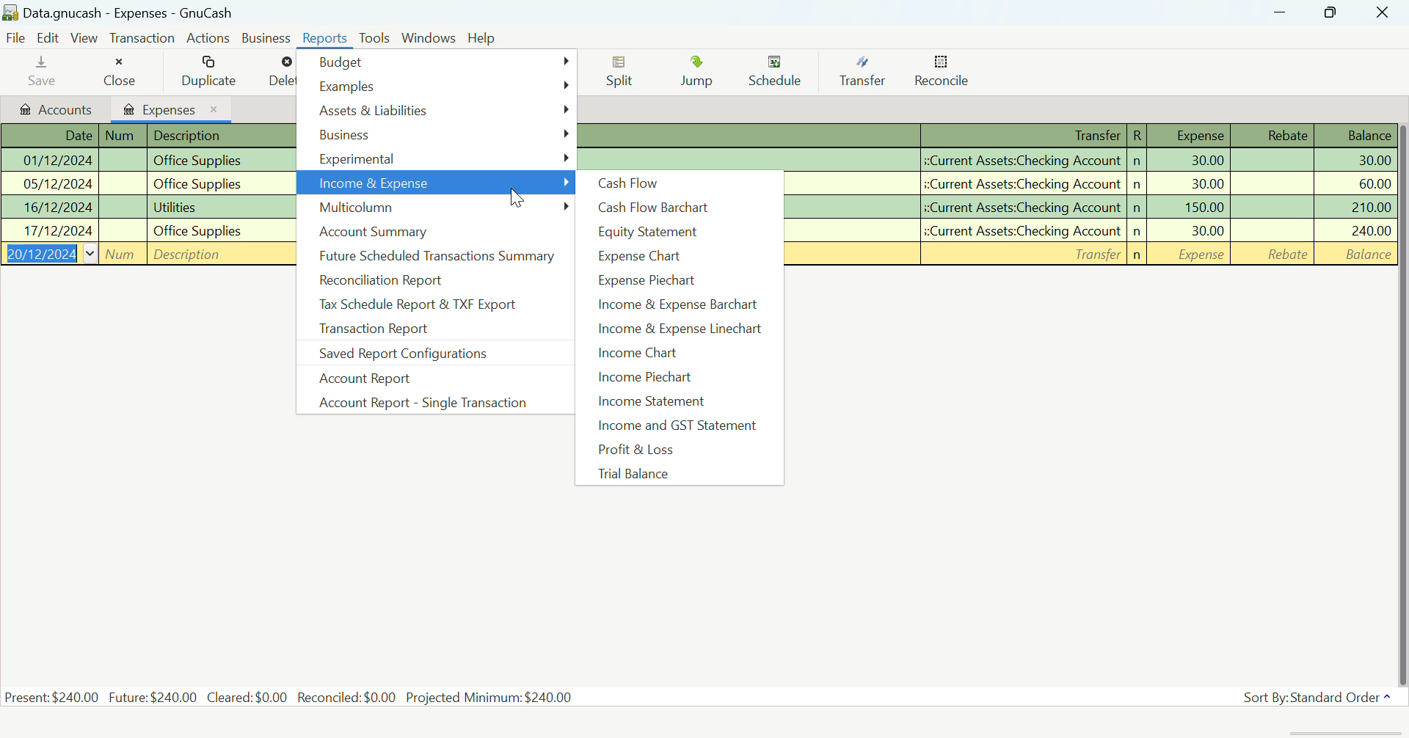 The image size is (1409, 738). Describe the element at coordinates (677, 208) in the screenshot. I see `Cash Flow Barchart` at that location.